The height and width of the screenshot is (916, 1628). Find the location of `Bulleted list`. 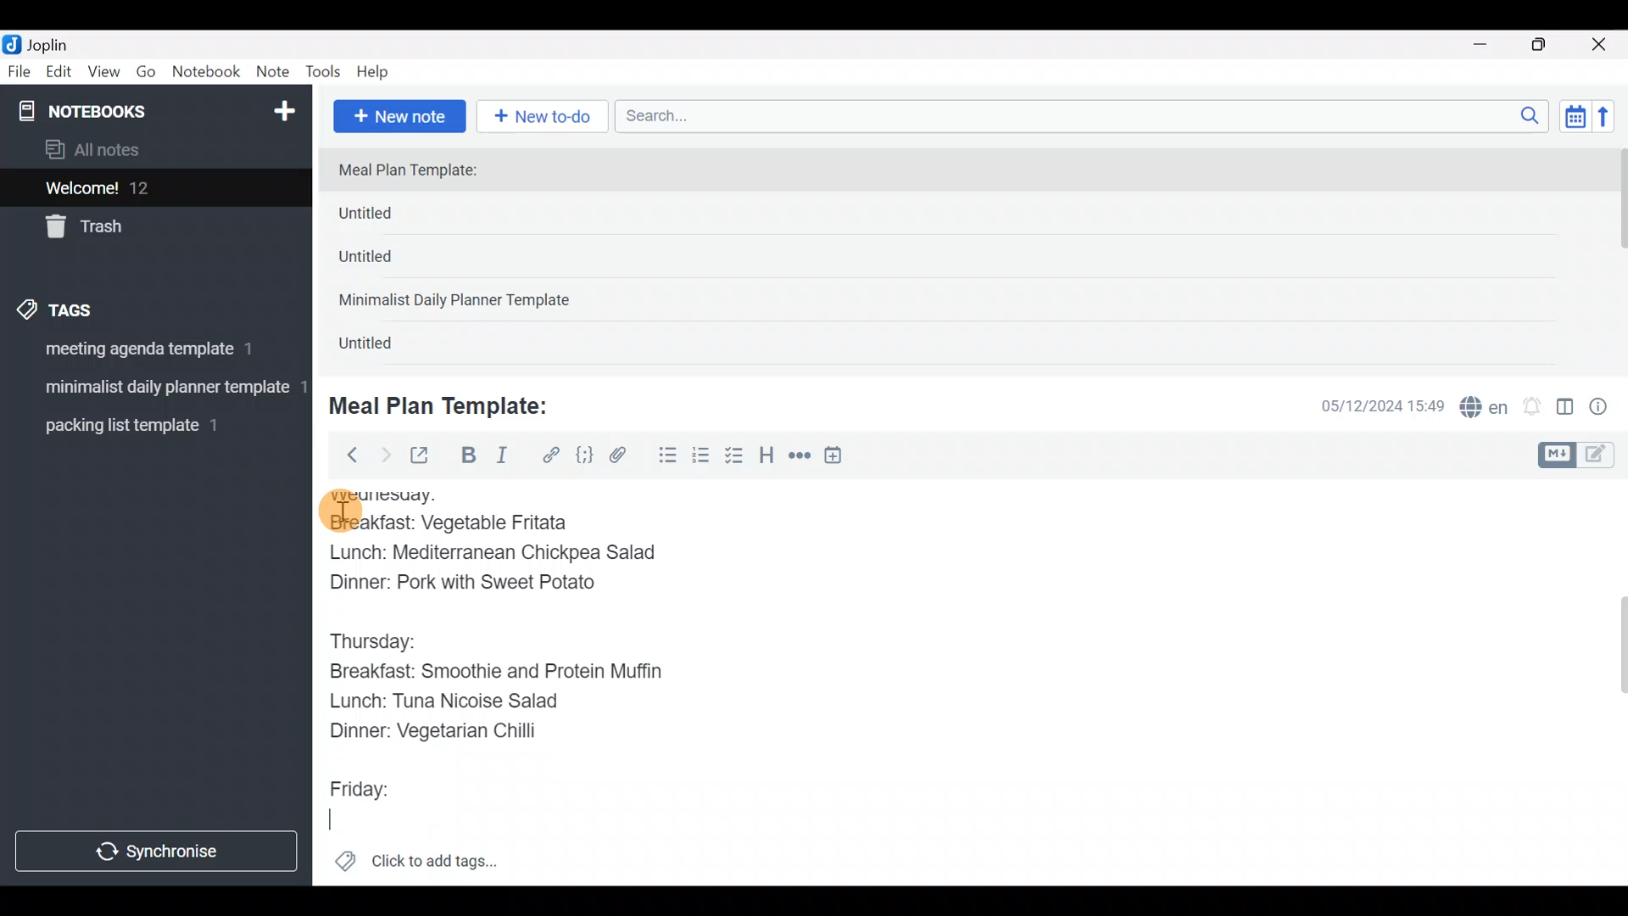

Bulleted list is located at coordinates (664, 456).